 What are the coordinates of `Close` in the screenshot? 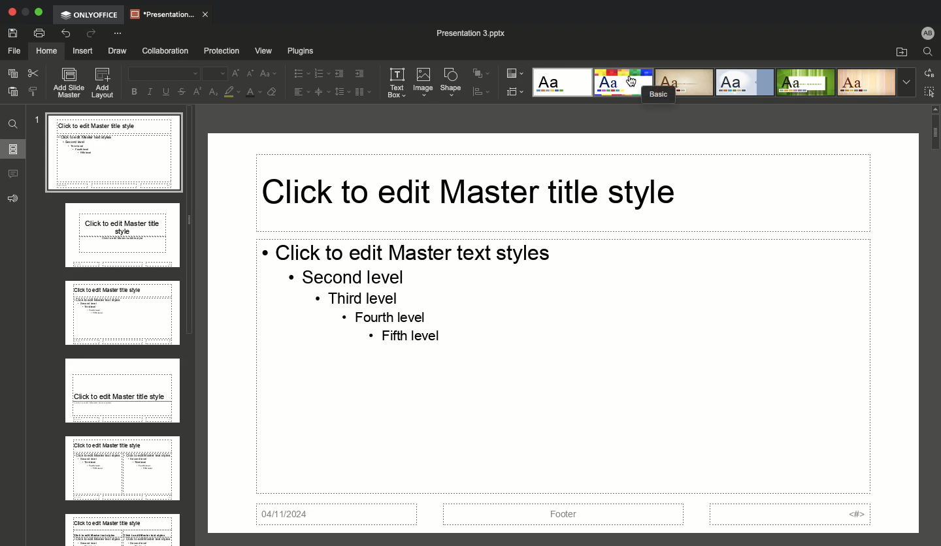 It's located at (12, 13).